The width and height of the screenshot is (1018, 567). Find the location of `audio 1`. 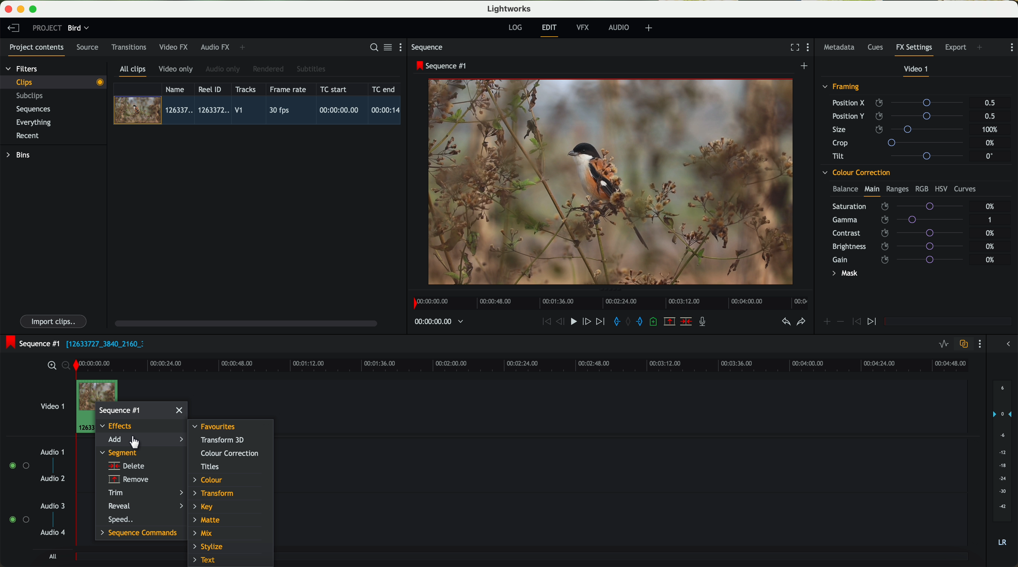

audio 1 is located at coordinates (53, 452).